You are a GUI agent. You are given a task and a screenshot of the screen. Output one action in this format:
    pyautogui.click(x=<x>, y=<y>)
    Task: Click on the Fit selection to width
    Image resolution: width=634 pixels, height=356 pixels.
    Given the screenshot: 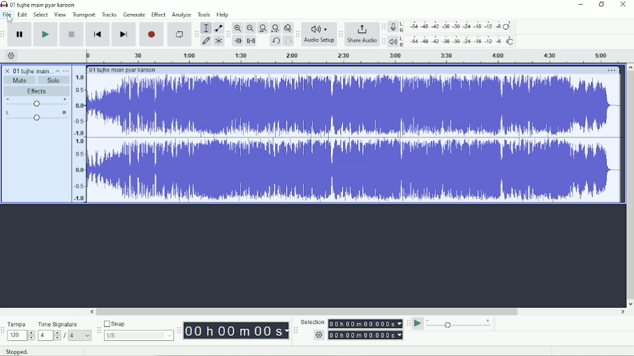 What is the action you would take?
    pyautogui.click(x=263, y=27)
    